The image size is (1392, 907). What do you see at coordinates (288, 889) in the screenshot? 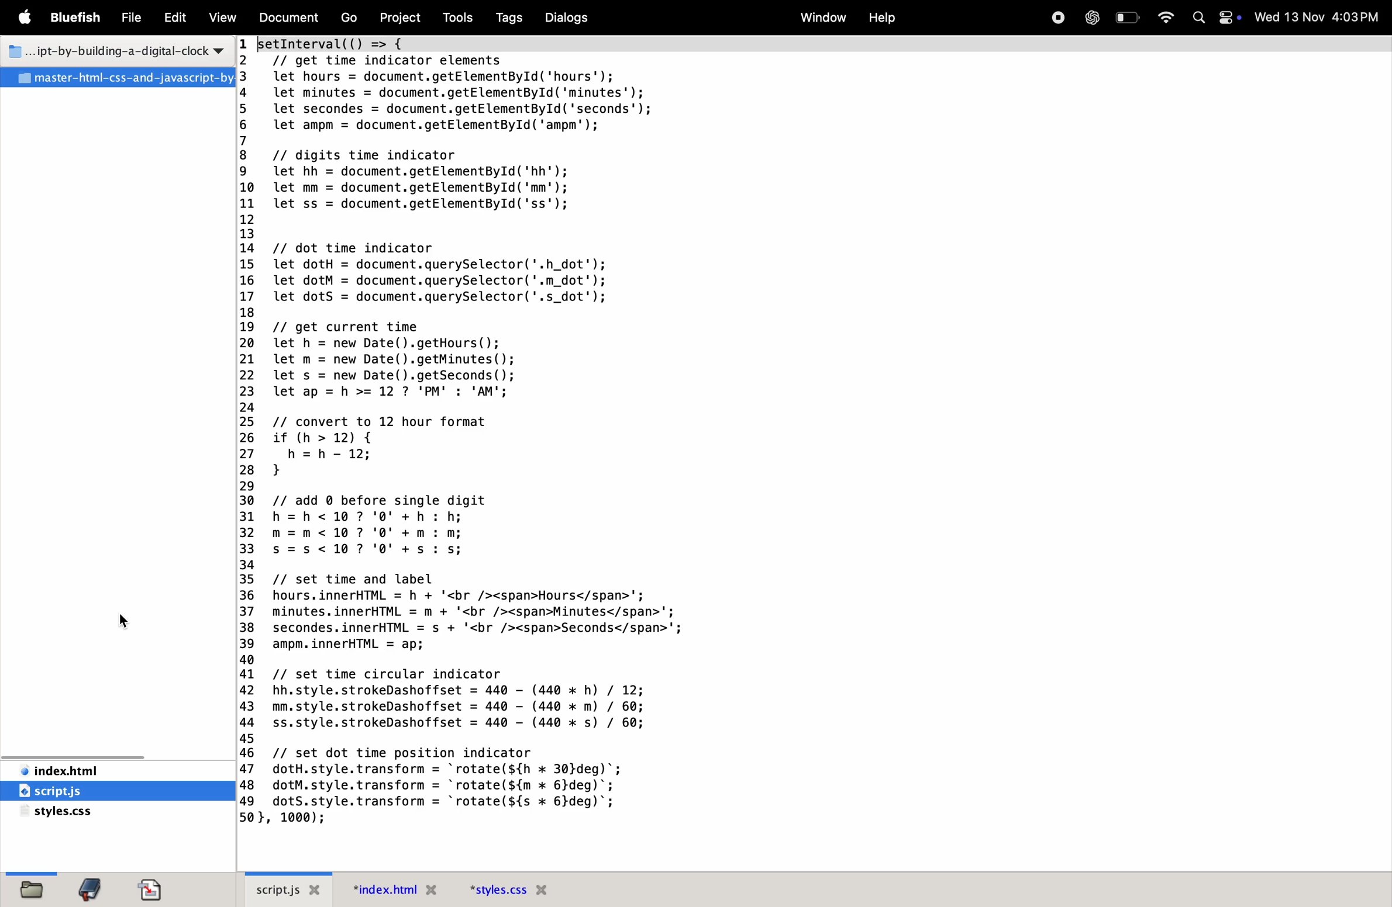
I see `script.js` at bounding box center [288, 889].